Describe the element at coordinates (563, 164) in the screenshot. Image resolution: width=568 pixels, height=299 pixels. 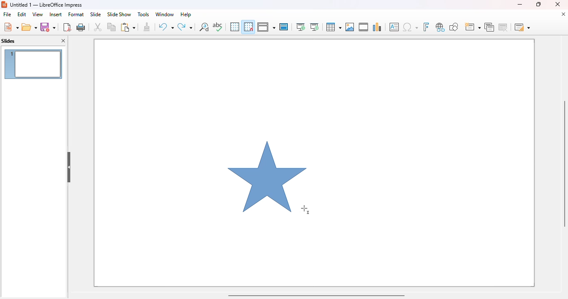
I see `vertical scroll bar` at that location.